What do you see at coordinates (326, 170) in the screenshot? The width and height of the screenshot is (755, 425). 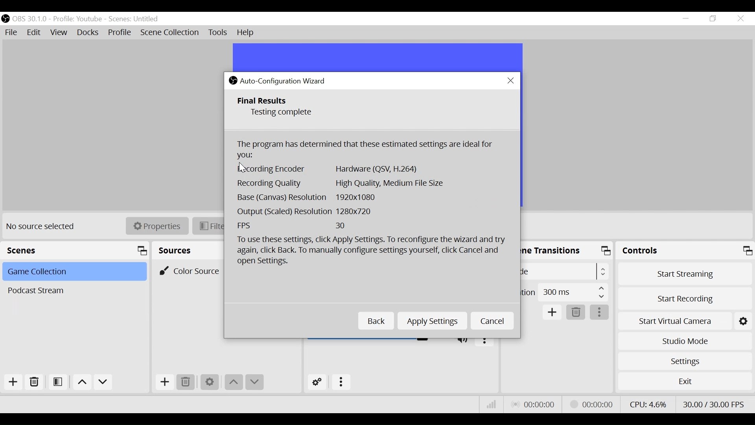 I see `Recording Encoder` at bounding box center [326, 170].